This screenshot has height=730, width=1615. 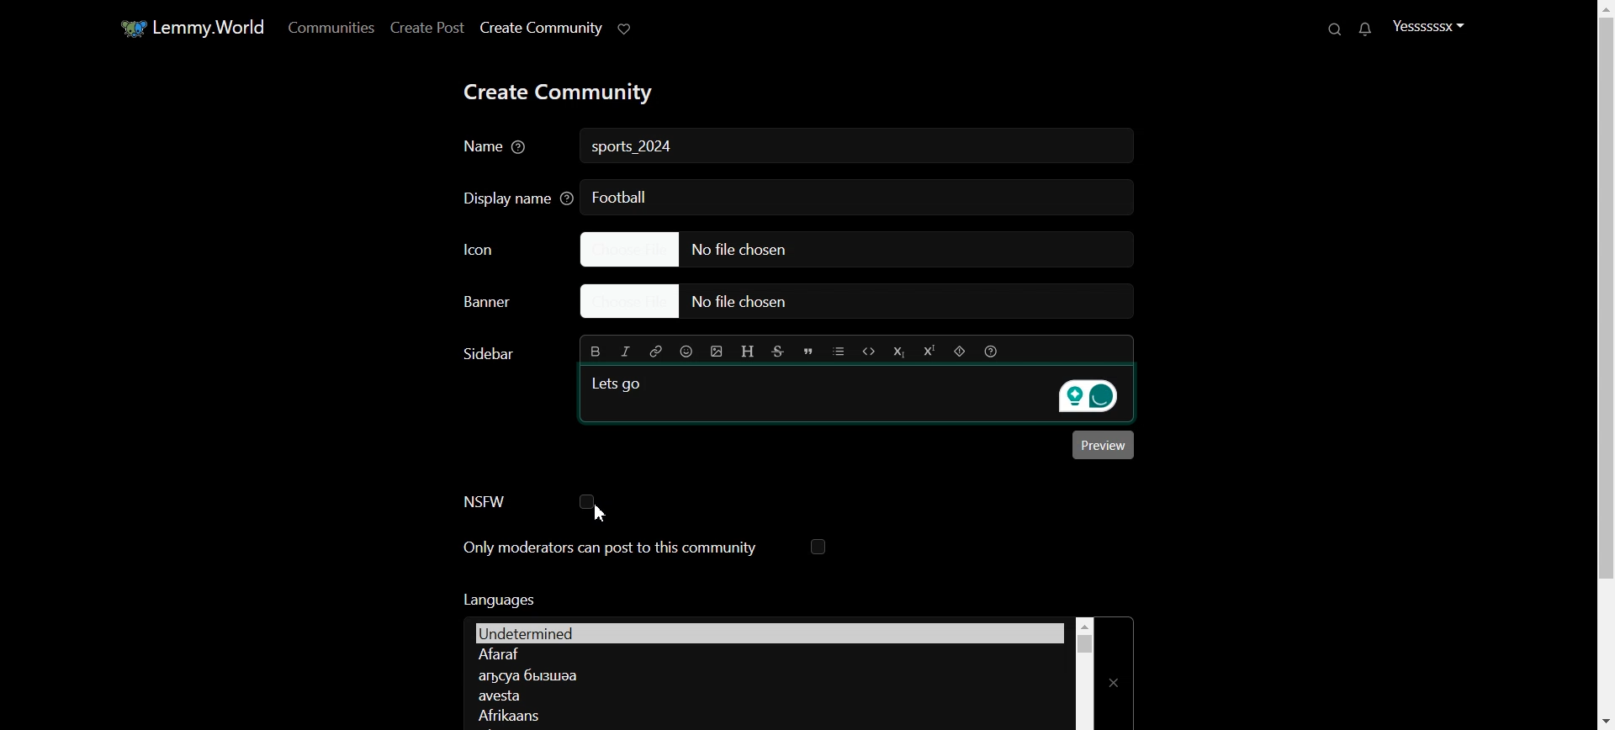 What do you see at coordinates (528, 501) in the screenshot?
I see `NSFW` at bounding box center [528, 501].